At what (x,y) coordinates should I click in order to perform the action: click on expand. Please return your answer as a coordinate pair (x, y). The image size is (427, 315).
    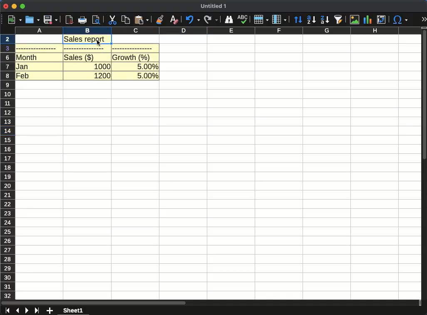
    Looking at the image, I should click on (424, 20).